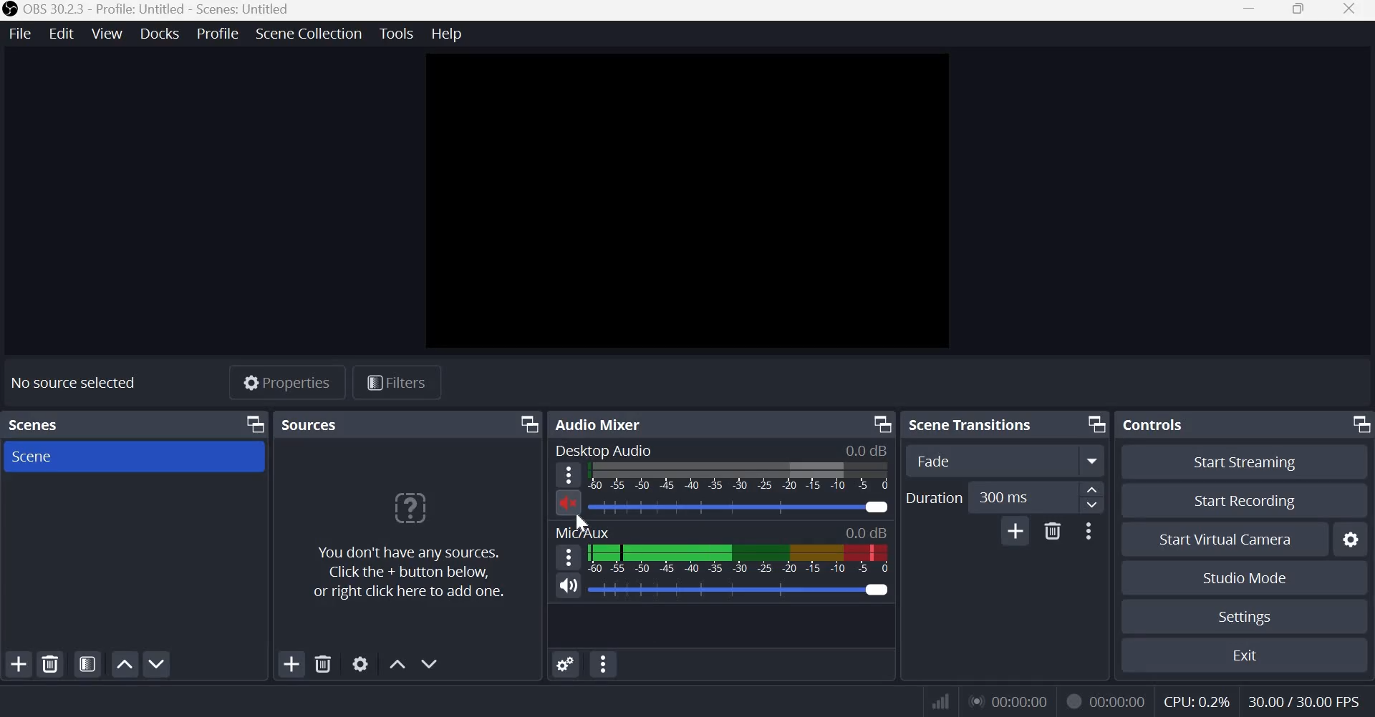 Image resolution: width=1375 pixels, height=717 pixels. What do you see at coordinates (395, 383) in the screenshot?
I see `Filters` at bounding box center [395, 383].